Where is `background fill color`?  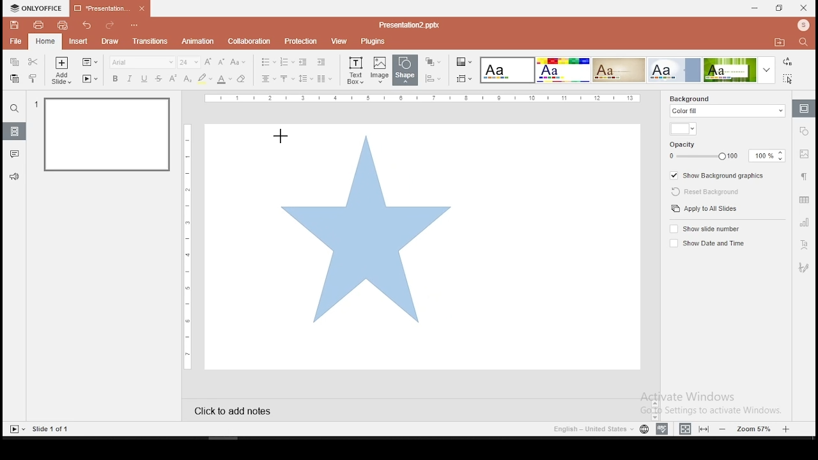
background fill color is located at coordinates (683, 130).